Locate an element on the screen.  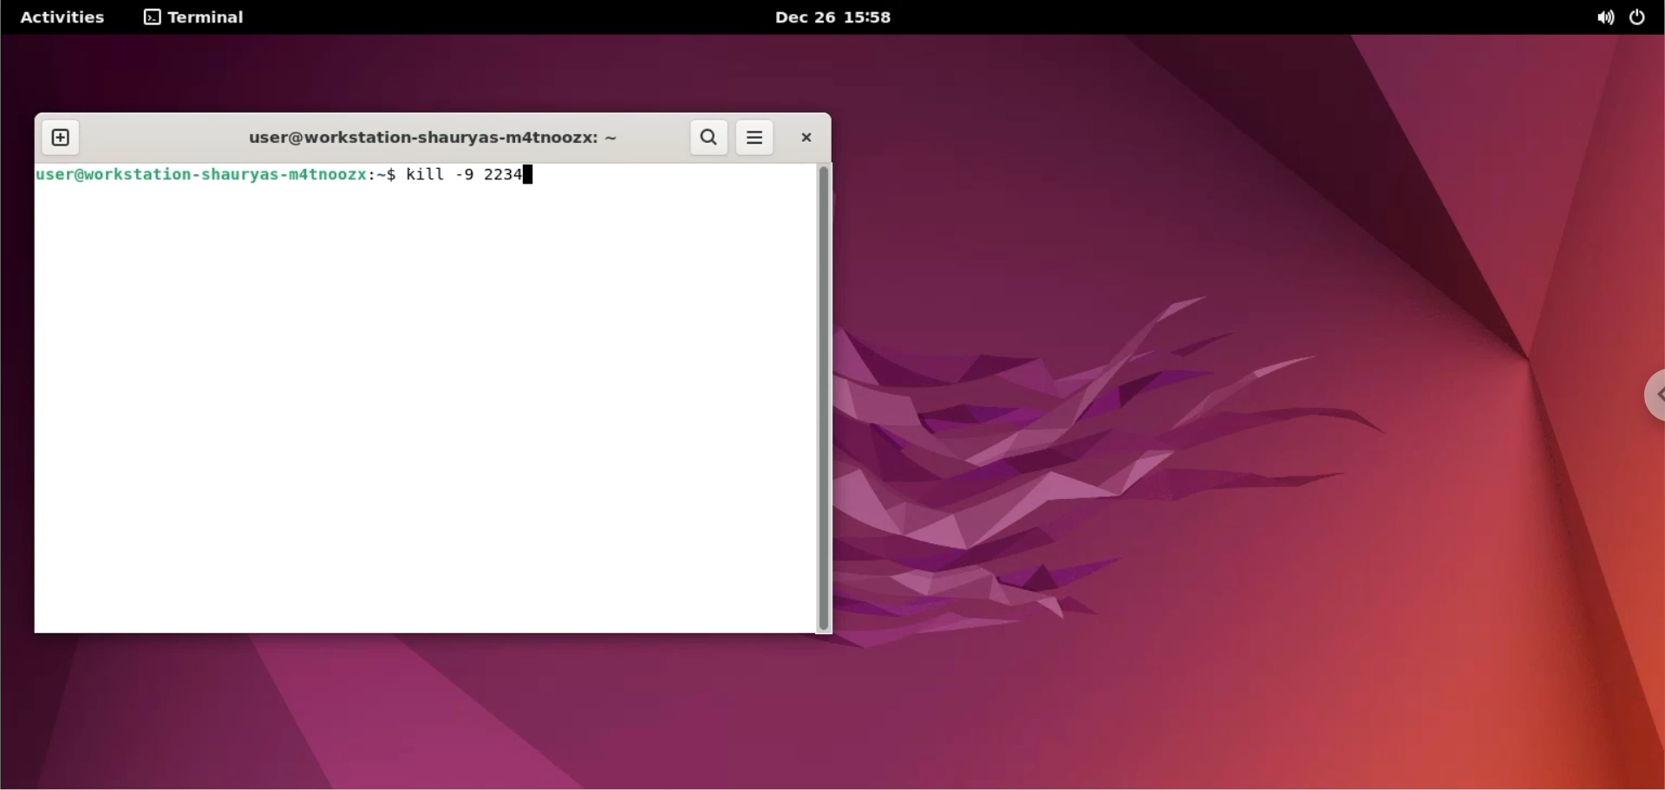
user@workstation-shauryas-m4tnoozx:~ is located at coordinates (419, 139).